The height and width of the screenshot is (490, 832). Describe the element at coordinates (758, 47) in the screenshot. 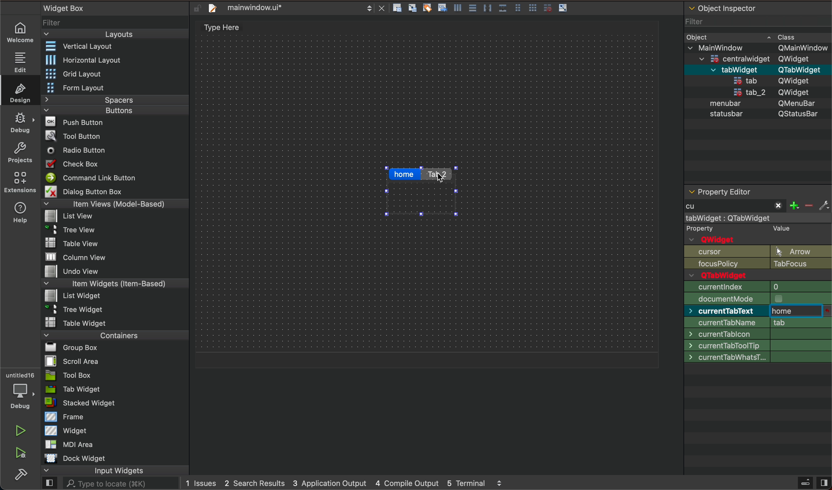

I see `v MainWindow OMainWindow` at that location.